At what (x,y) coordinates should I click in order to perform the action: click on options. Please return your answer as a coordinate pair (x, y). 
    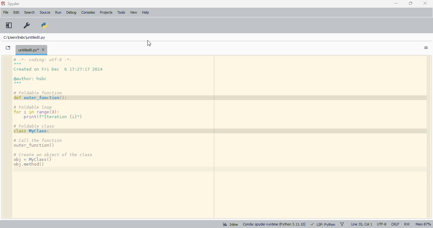
    Looking at the image, I should click on (420, 49).